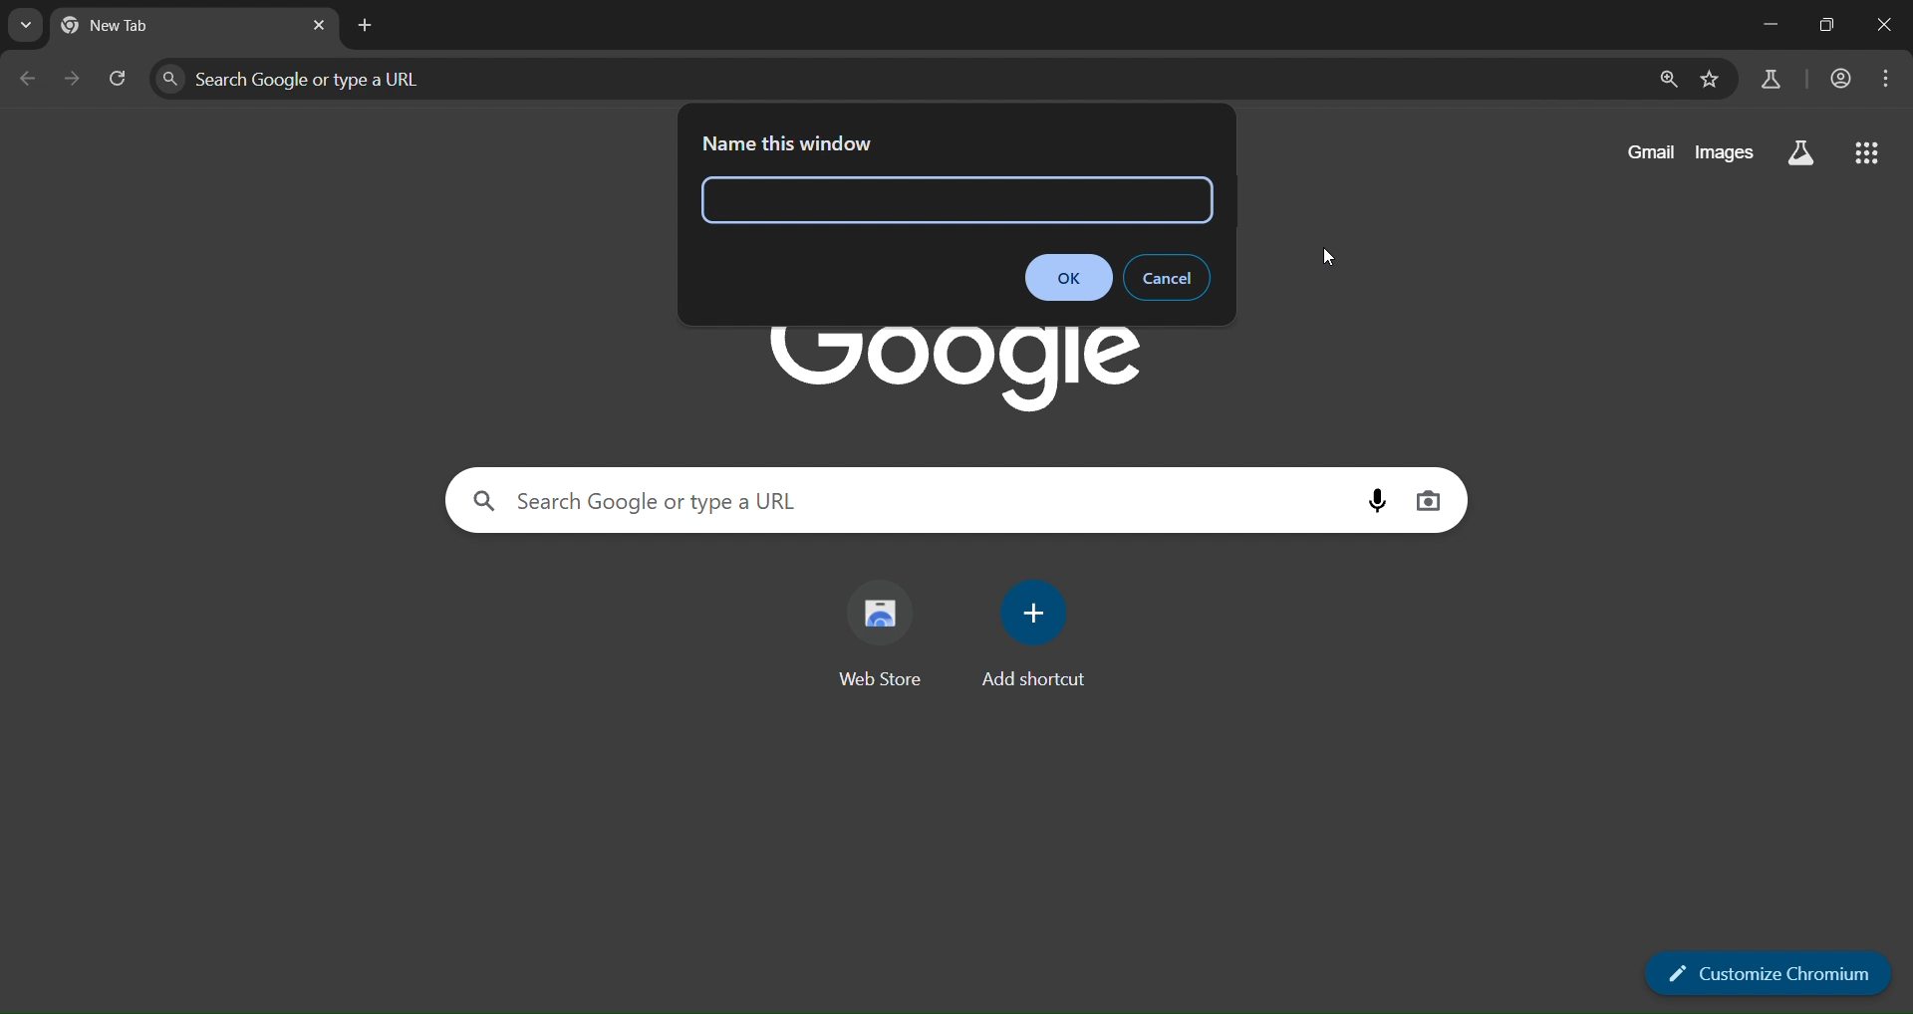  What do you see at coordinates (830, 198) in the screenshot?
I see `input name` at bounding box center [830, 198].